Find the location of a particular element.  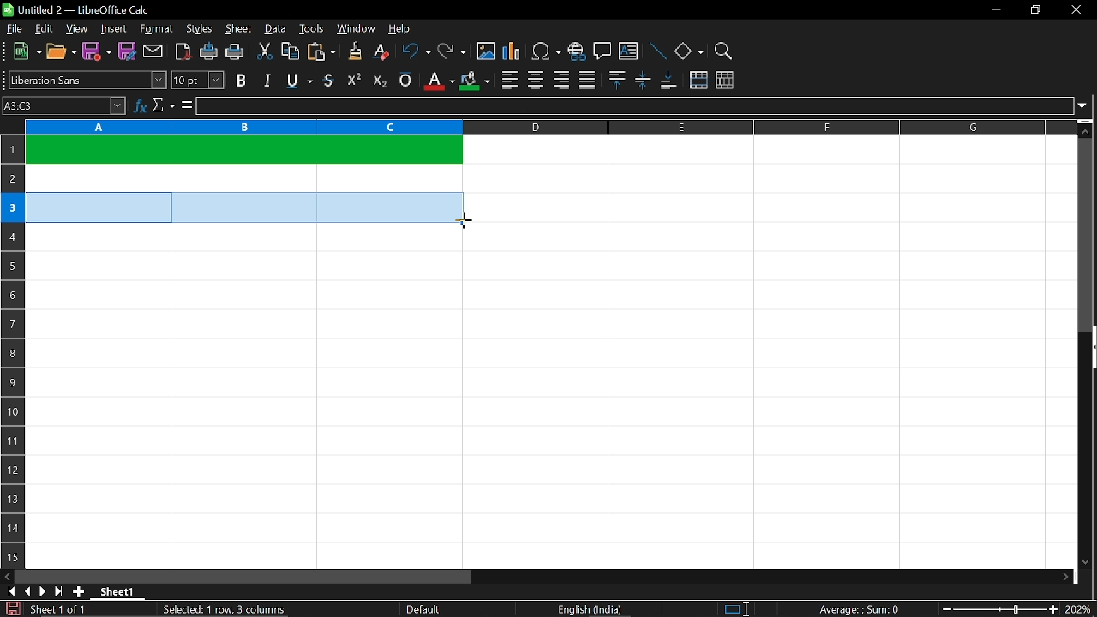

close is located at coordinates (1077, 10).